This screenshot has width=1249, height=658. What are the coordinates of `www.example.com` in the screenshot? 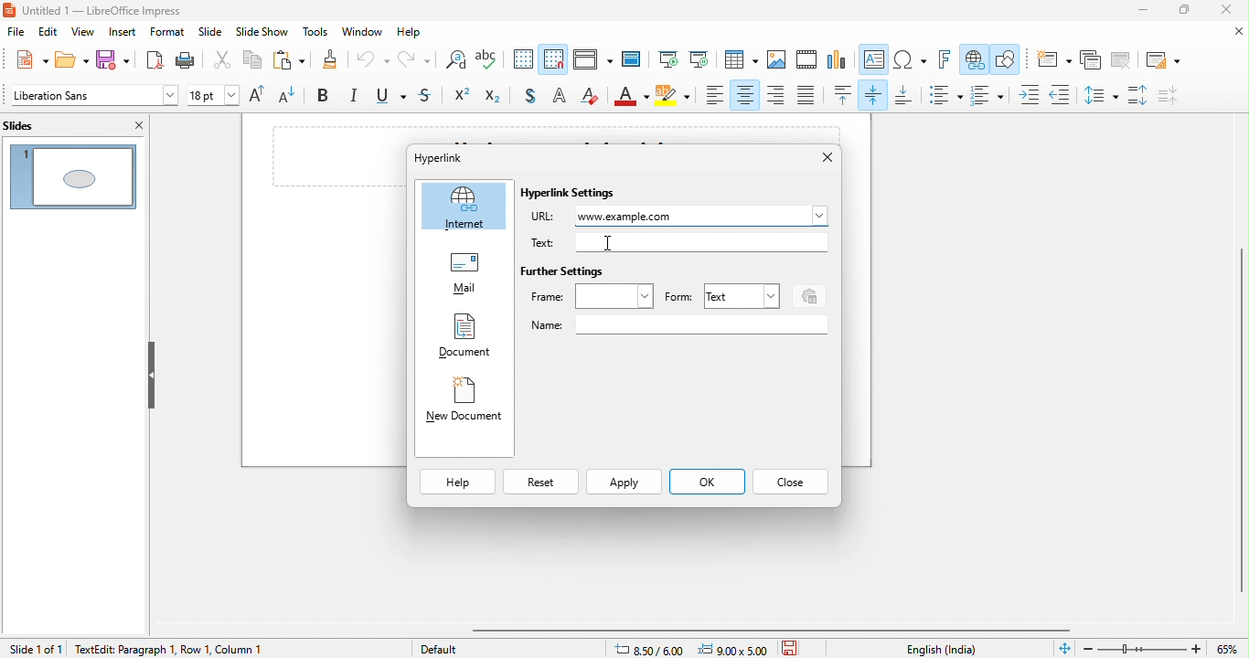 It's located at (704, 216).